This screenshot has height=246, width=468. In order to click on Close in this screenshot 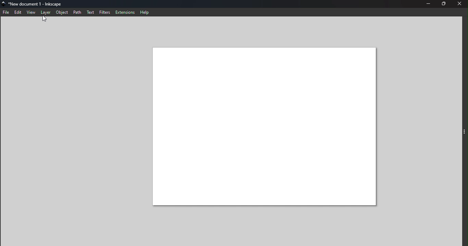, I will do `click(461, 4)`.